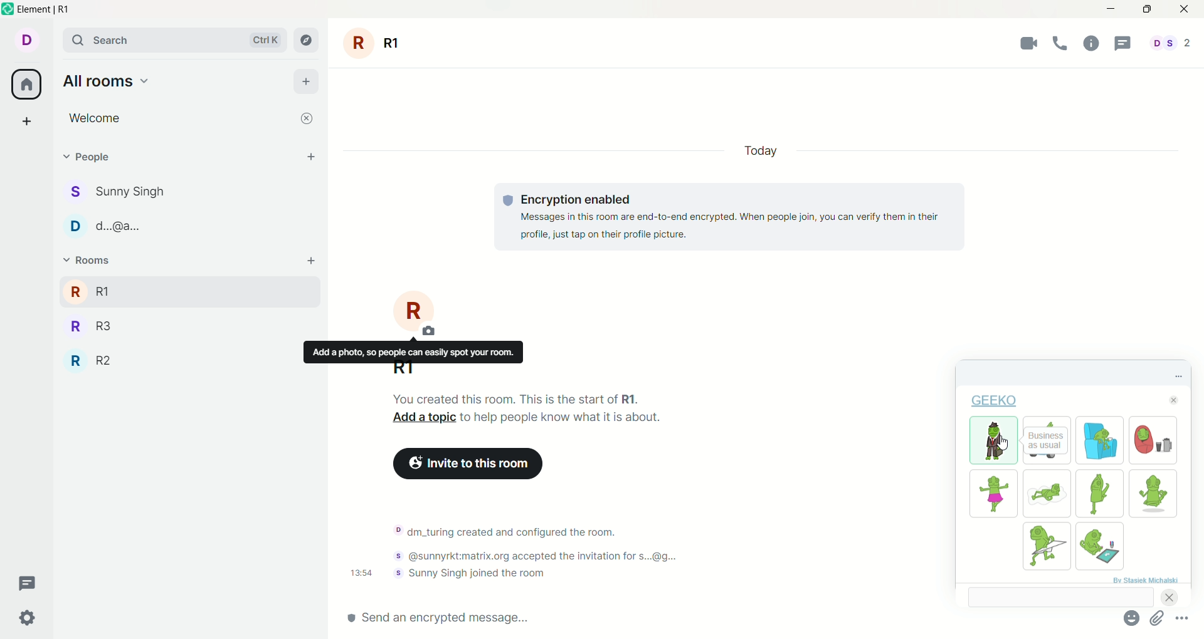  I want to click on add, so click(307, 82).